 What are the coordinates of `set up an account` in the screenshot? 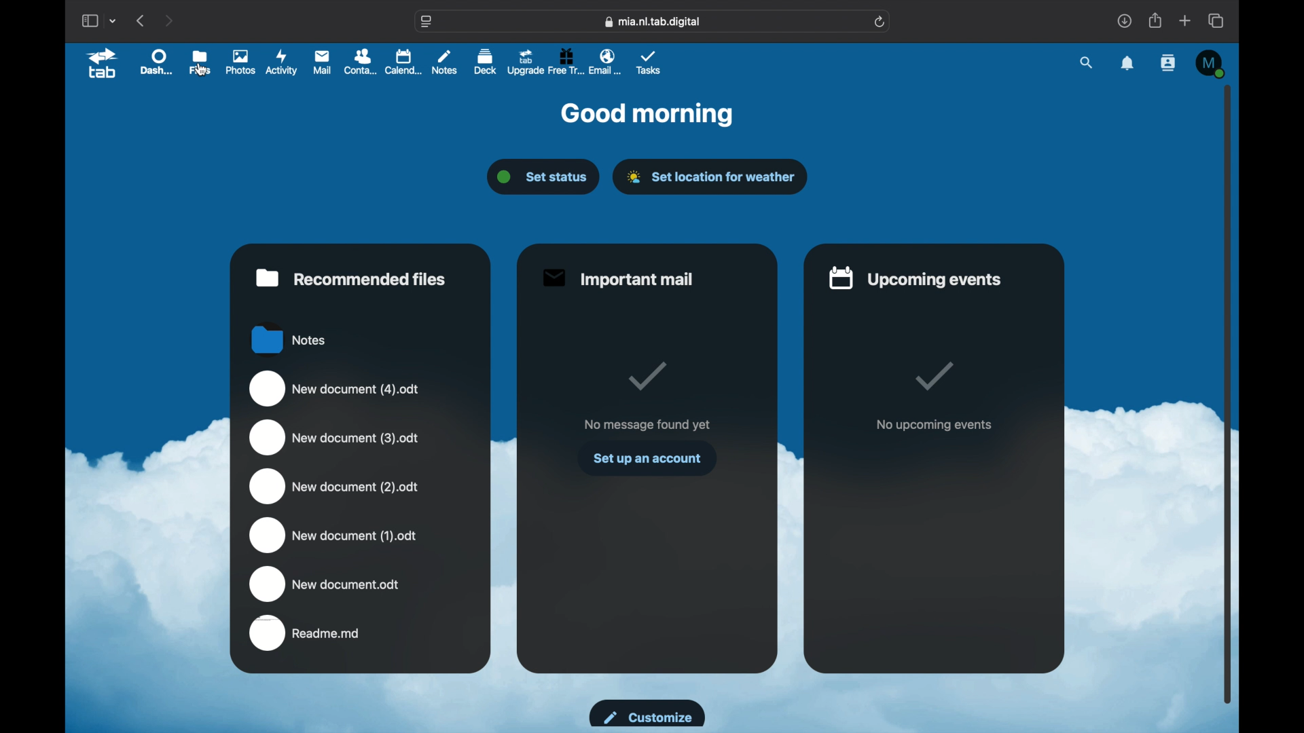 It's located at (648, 459).